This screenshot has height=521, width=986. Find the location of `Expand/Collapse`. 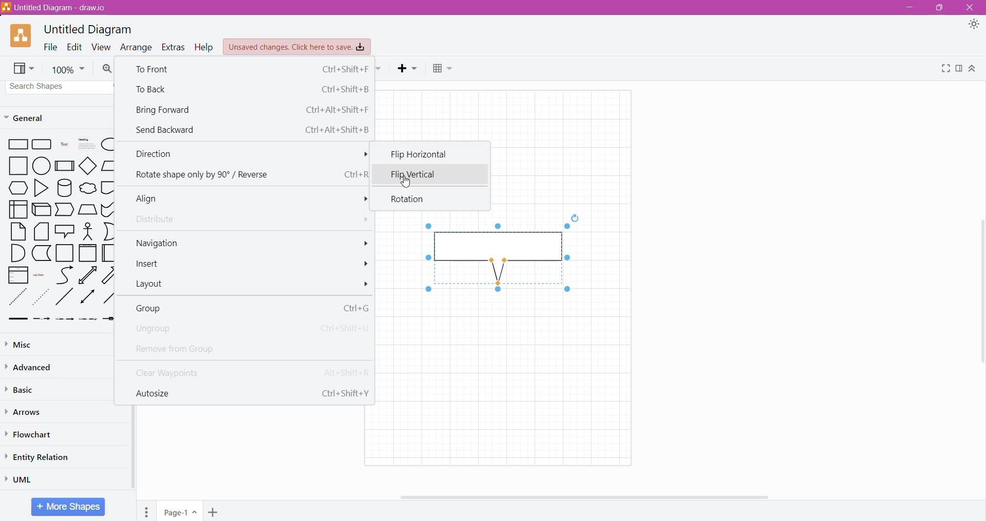

Expand/Collapse is located at coordinates (973, 69).